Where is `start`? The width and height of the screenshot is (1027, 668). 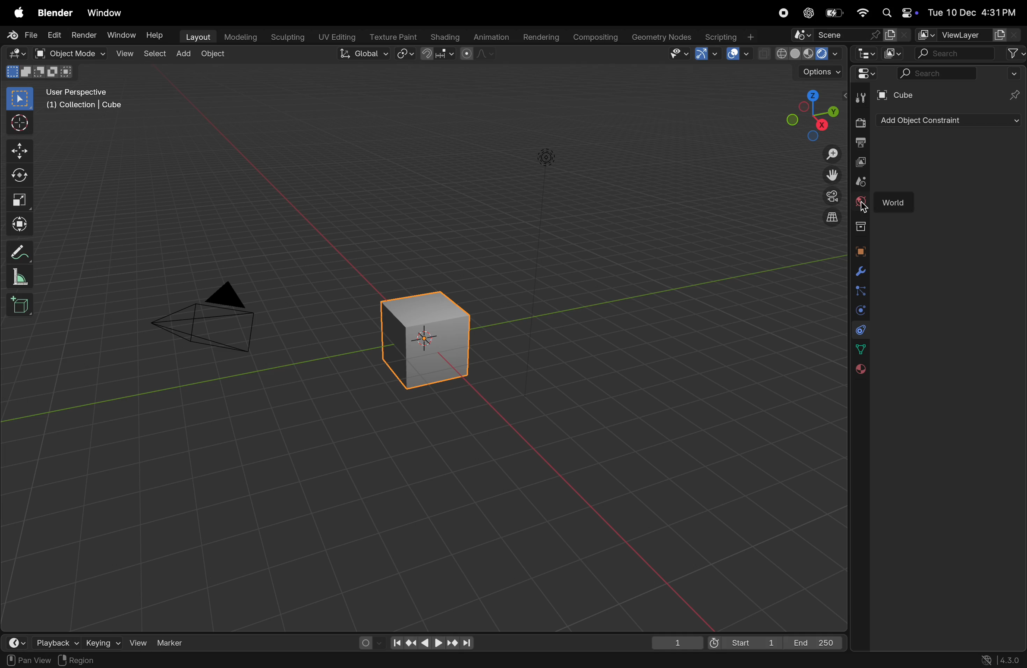 start is located at coordinates (745, 640).